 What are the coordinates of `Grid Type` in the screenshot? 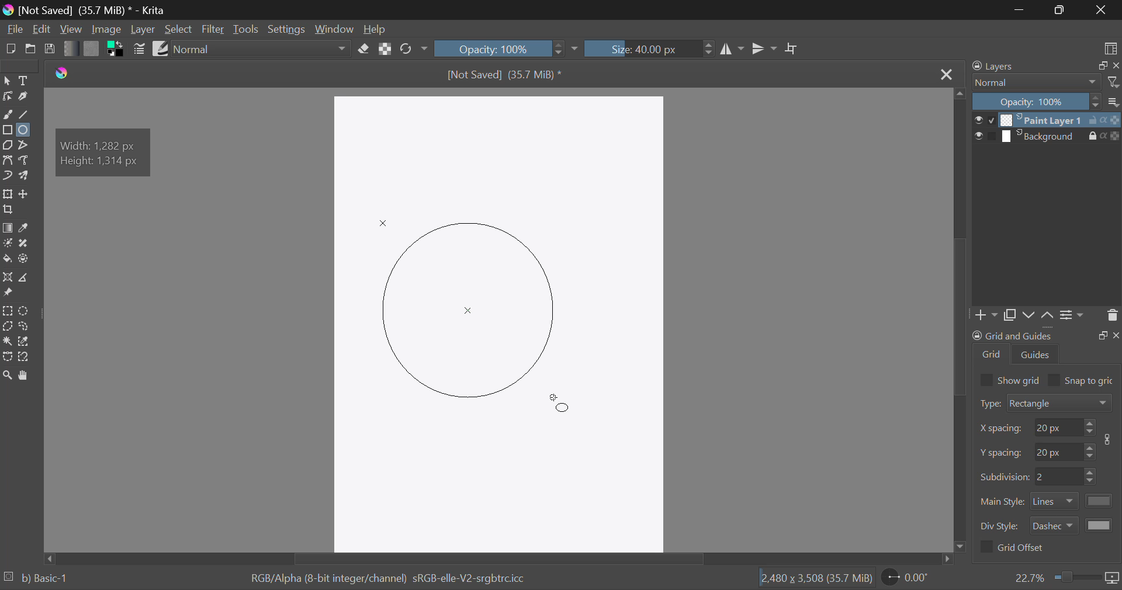 It's located at (1047, 404).